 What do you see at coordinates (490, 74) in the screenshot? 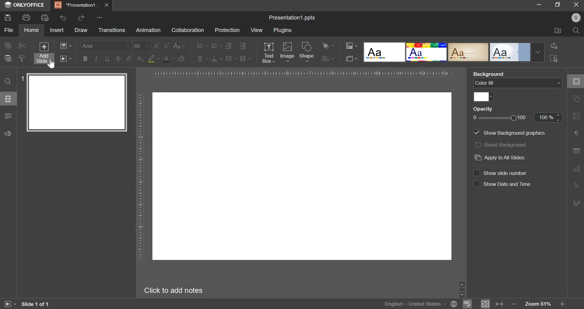
I see `background` at bounding box center [490, 74].